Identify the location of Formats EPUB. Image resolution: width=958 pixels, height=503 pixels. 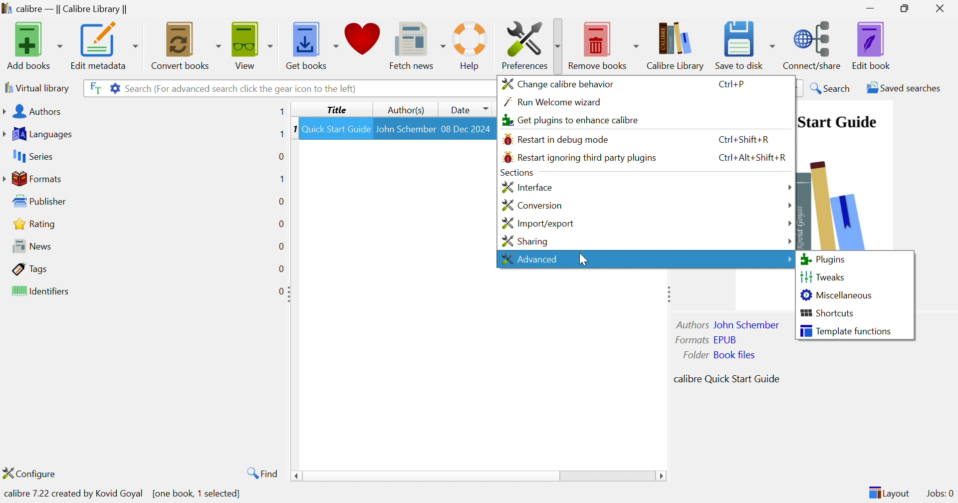
(706, 339).